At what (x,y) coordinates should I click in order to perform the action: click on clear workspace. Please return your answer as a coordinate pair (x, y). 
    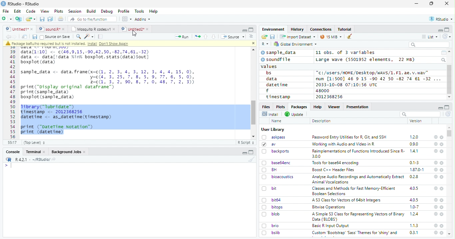
    Looking at the image, I should click on (350, 37).